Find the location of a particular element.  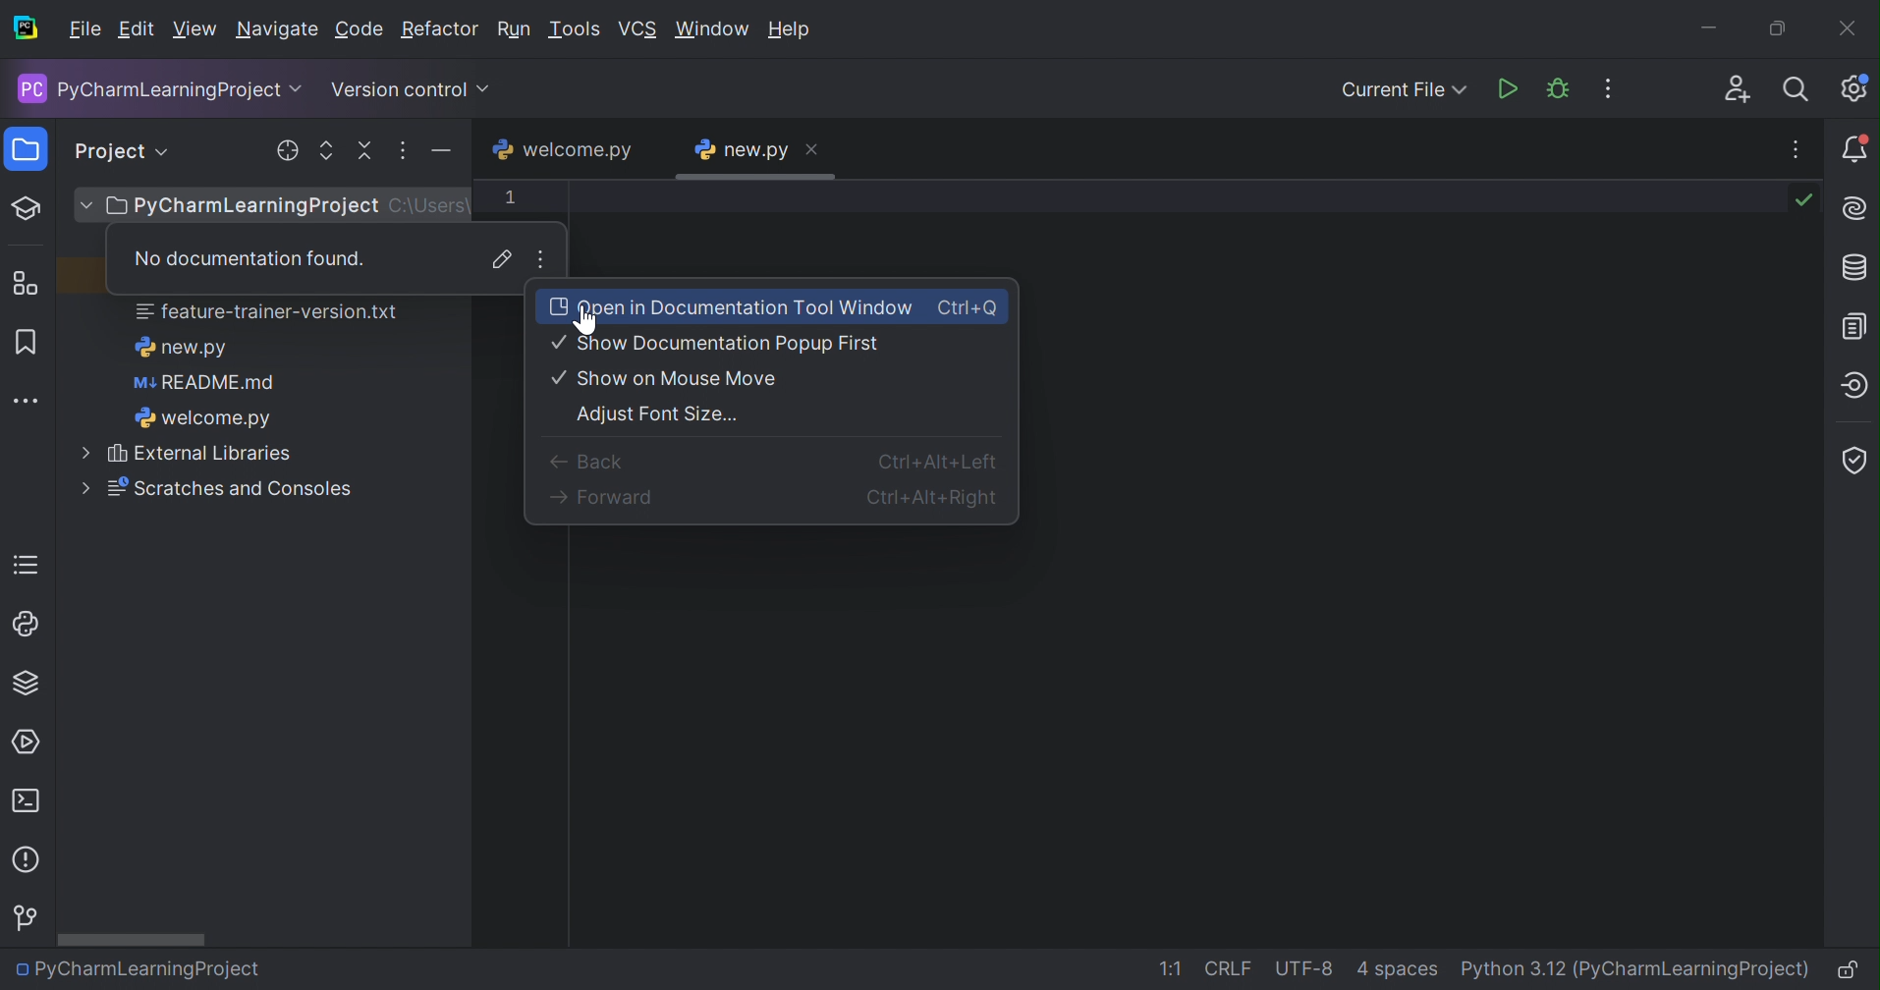

Run 'new.py'' is located at coordinates (1509, 88).